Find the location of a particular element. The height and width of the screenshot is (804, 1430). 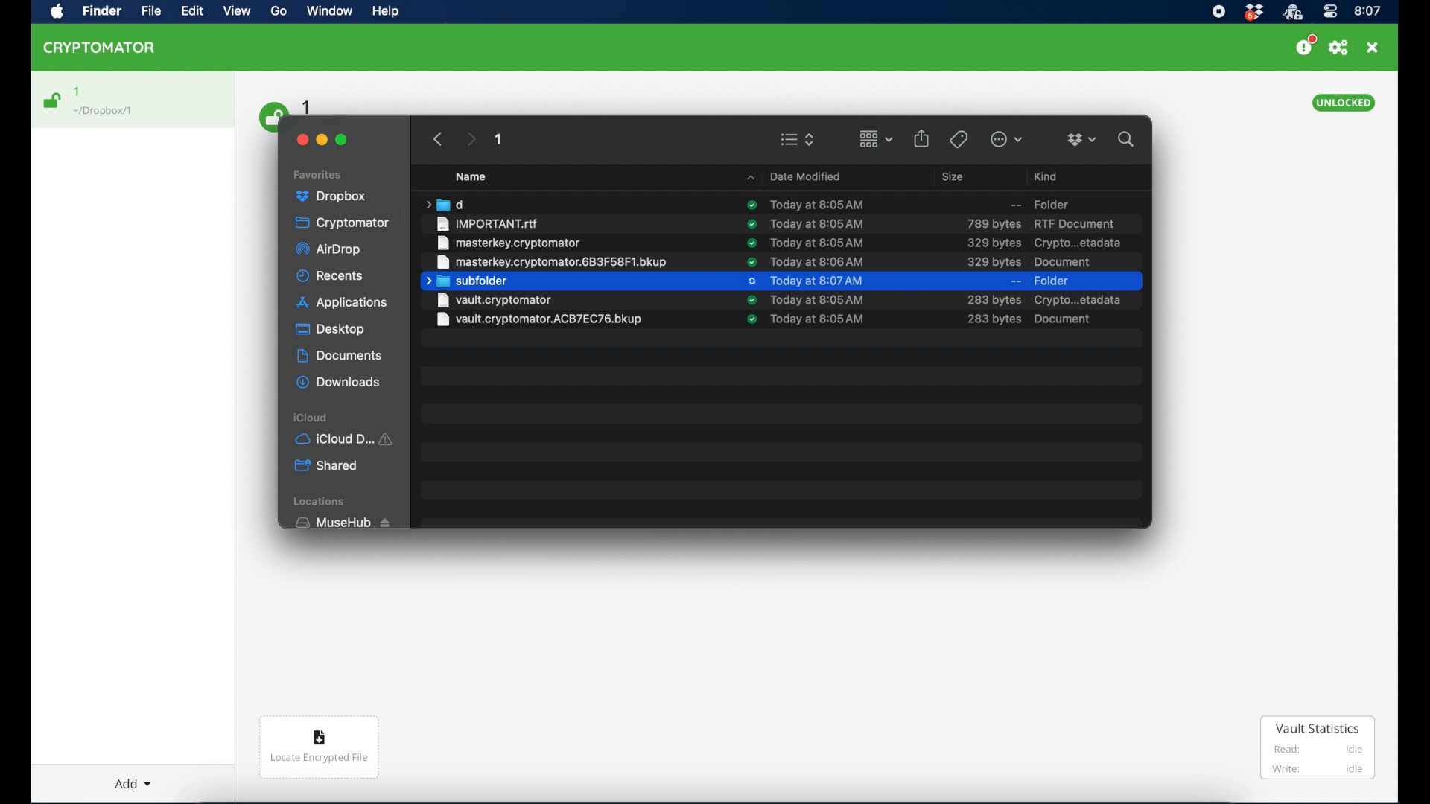

1 is located at coordinates (500, 141).